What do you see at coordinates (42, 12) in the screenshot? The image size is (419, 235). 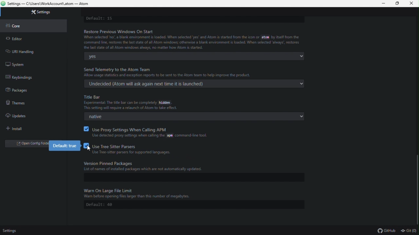 I see `settings` at bounding box center [42, 12].